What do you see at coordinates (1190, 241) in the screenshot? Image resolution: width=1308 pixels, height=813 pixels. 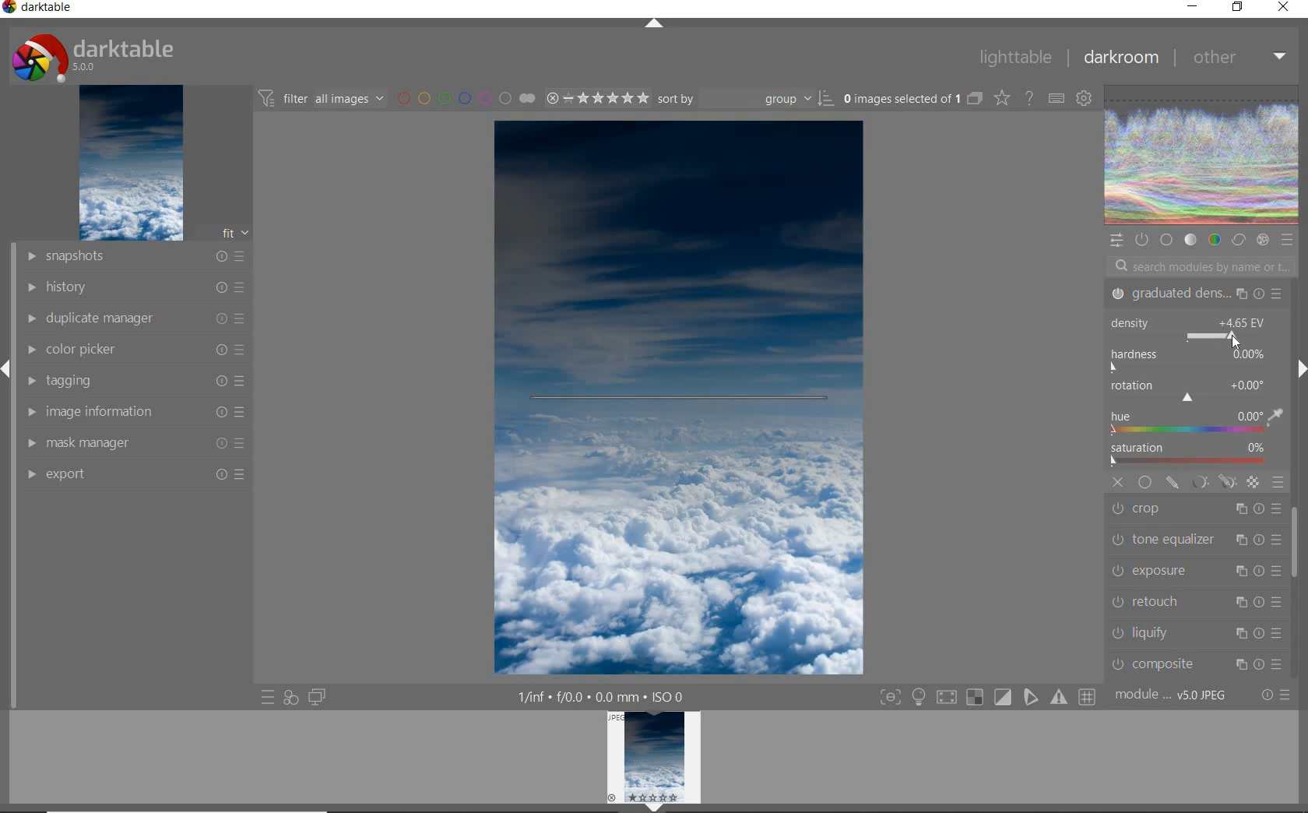 I see `TONE` at bounding box center [1190, 241].